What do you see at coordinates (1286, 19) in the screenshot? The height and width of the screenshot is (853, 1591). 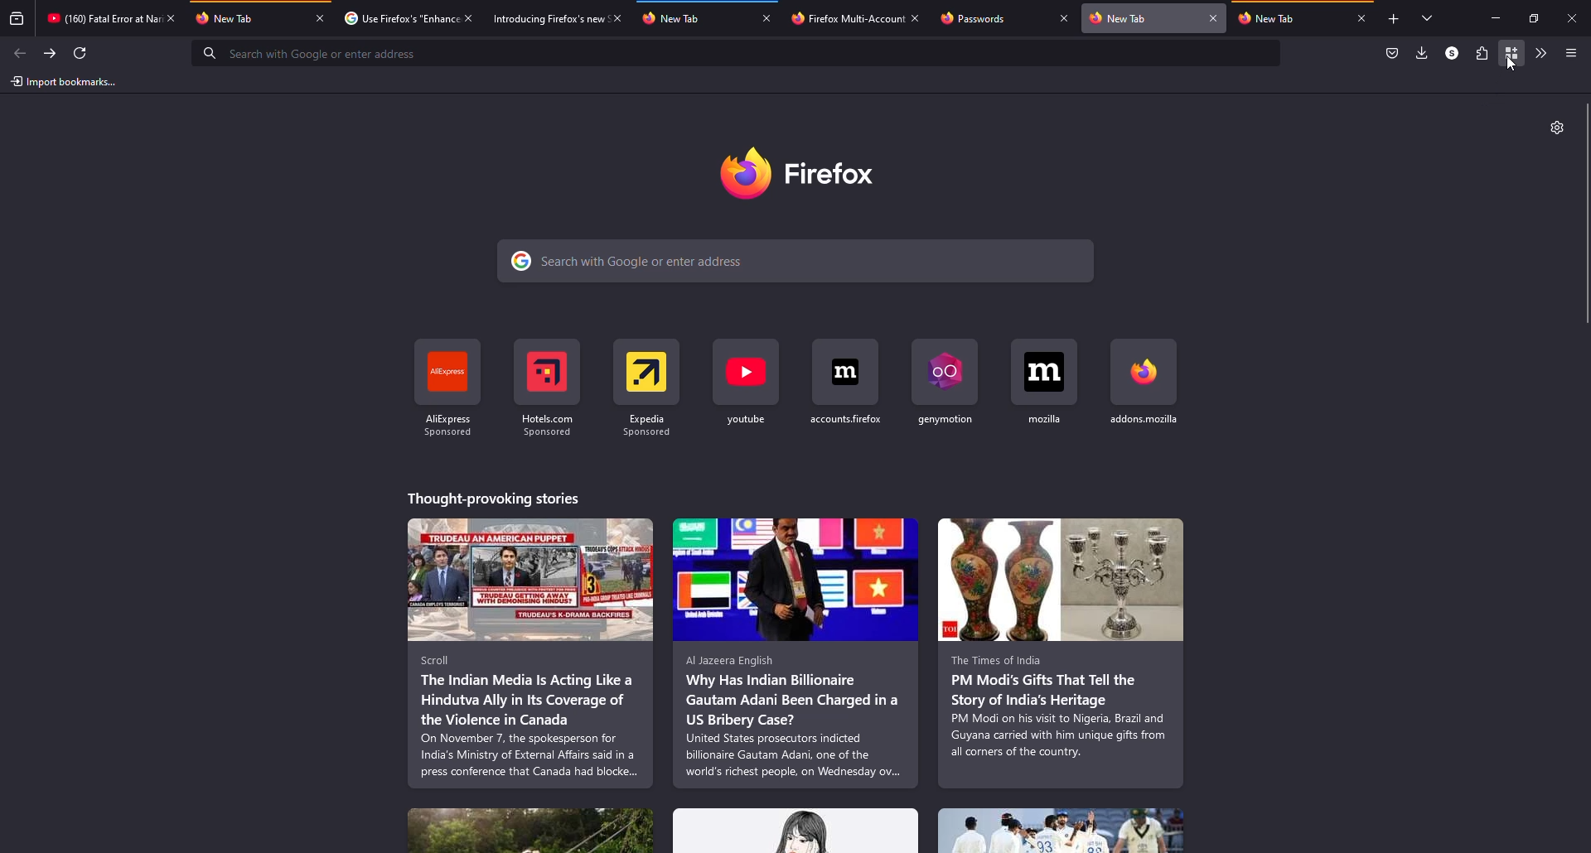 I see `tab` at bounding box center [1286, 19].